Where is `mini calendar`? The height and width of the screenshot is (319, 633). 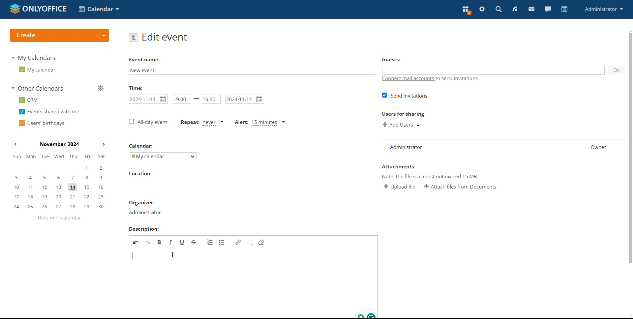
mini calendar is located at coordinates (58, 182).